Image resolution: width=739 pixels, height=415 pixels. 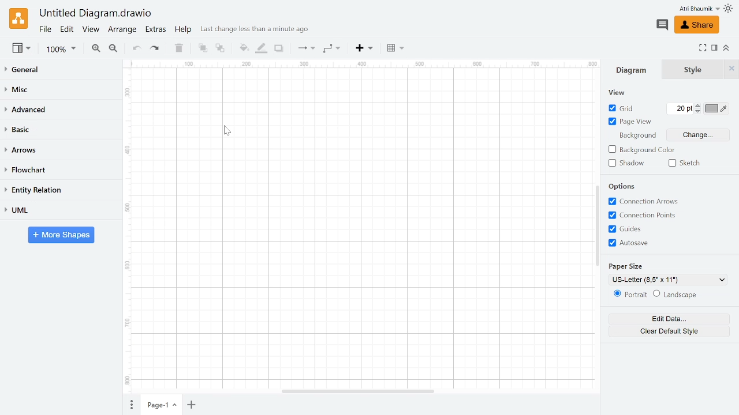 I want to click on Share, so click(x=697, y=25).